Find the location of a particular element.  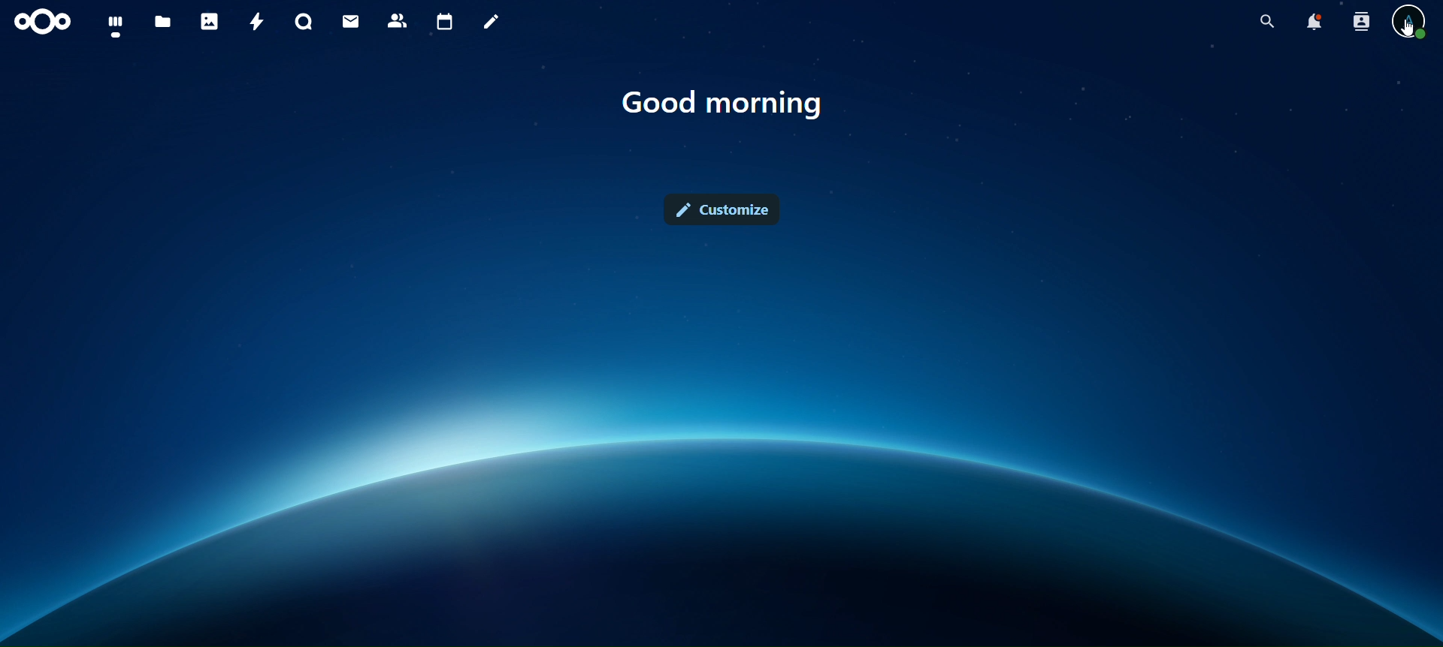

text is located at coordinates (732, 103).